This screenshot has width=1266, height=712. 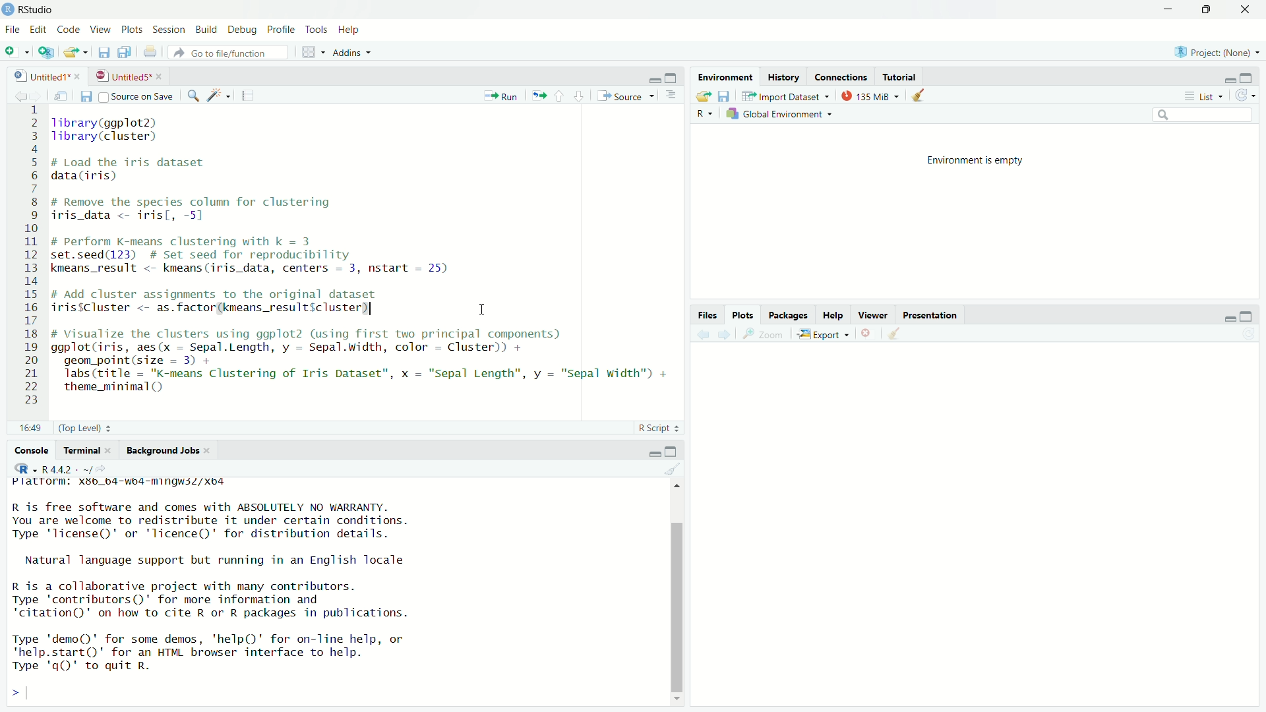 What do you see at coordinates (1246, 11) in the screenshot?
I see `close` at bounding box center [1246, 11].